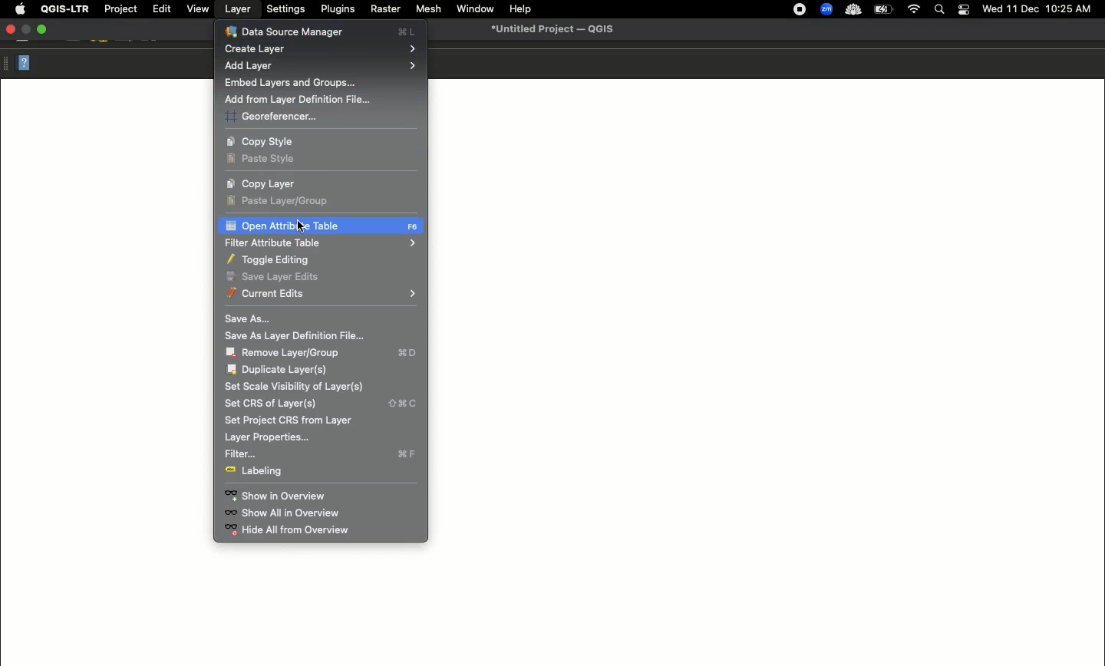 This screenshot has width=1105, height=666. Describe the element at coordinates (299, 530) in the screenshot. I see `Hide all from overview` at that location.